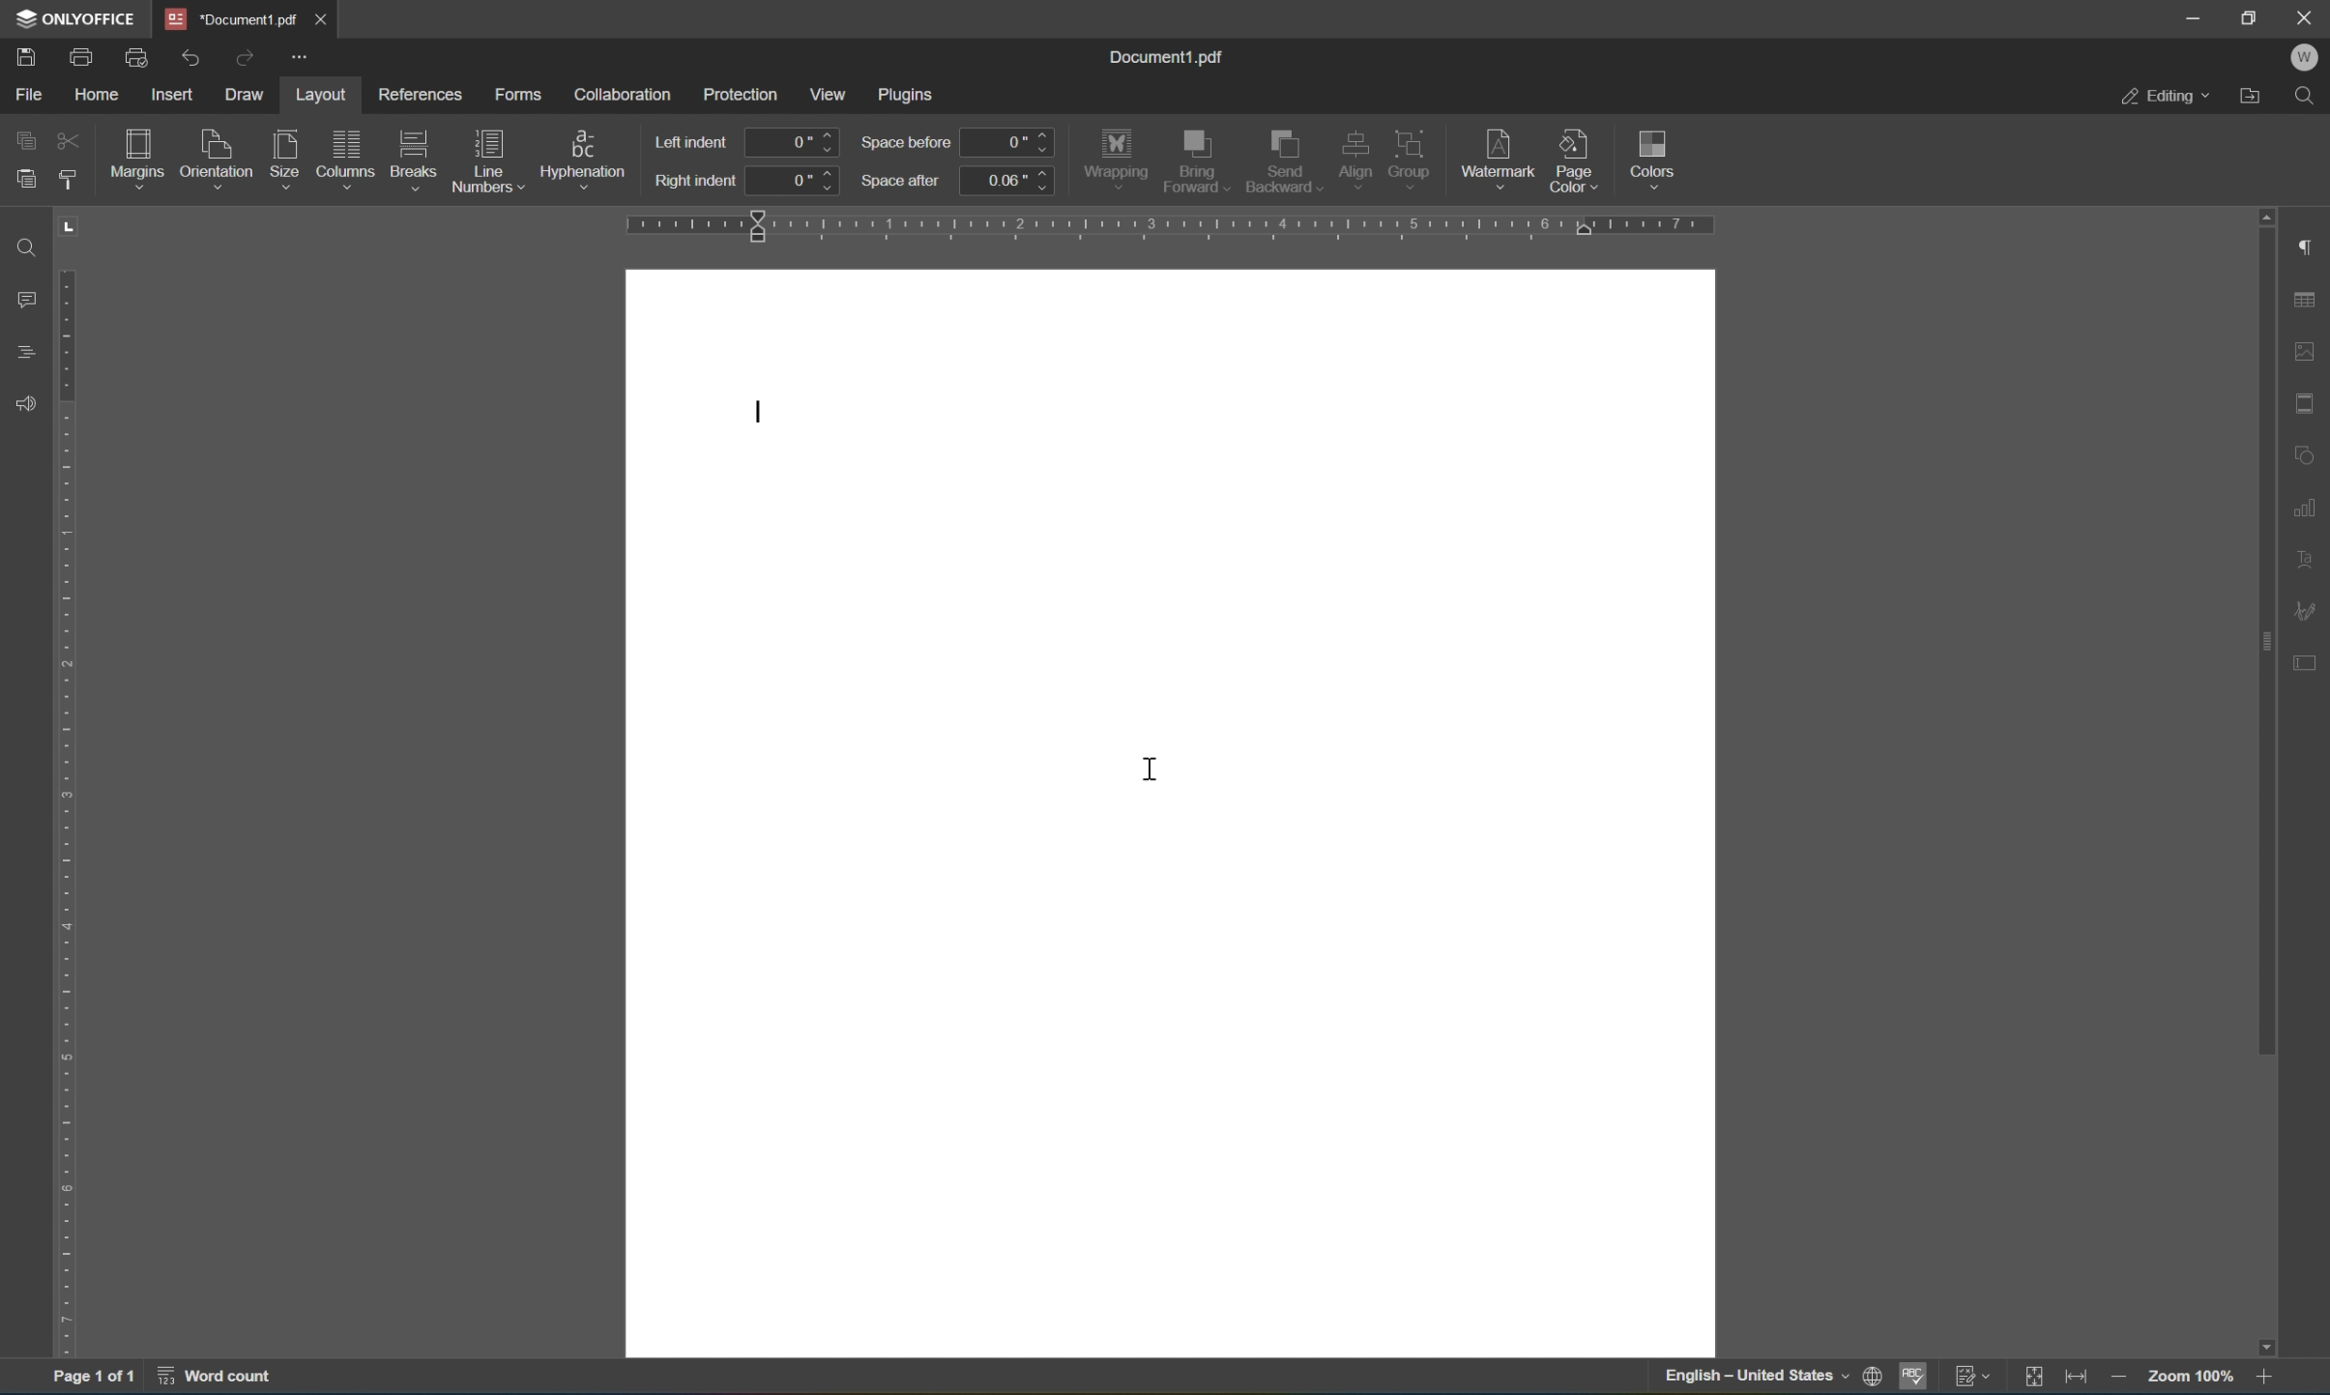 The image size is (2330, 1395). I want to click on watermark, so click(1497, 153).